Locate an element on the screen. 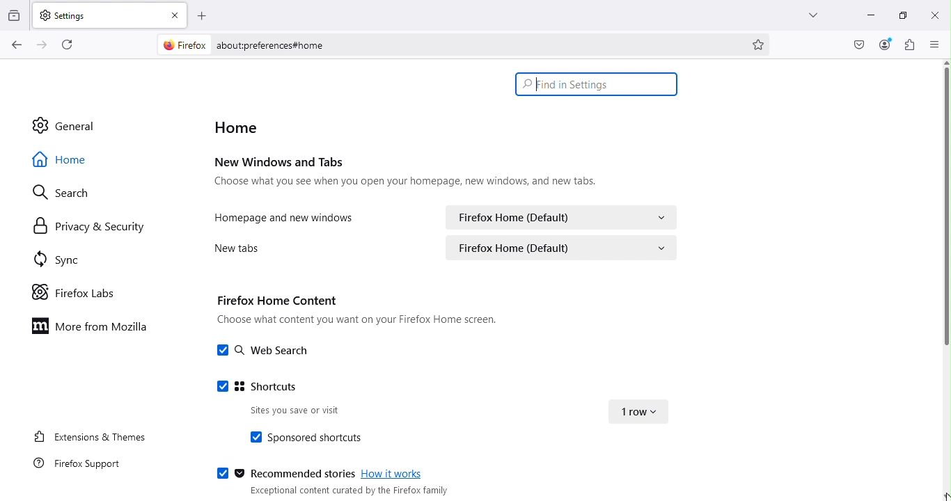  Firefox home (Default) is located at coordinates (565, 248).